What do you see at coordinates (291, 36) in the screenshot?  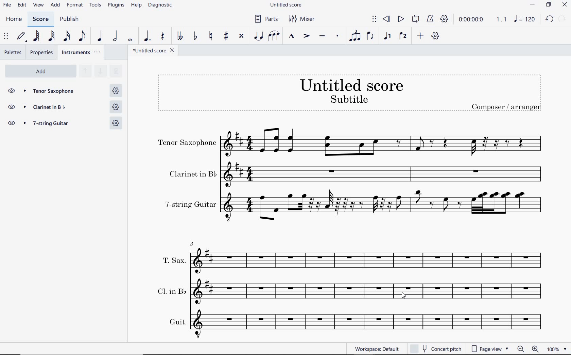 I see `MARCATO` at bounding box center [291, 36].